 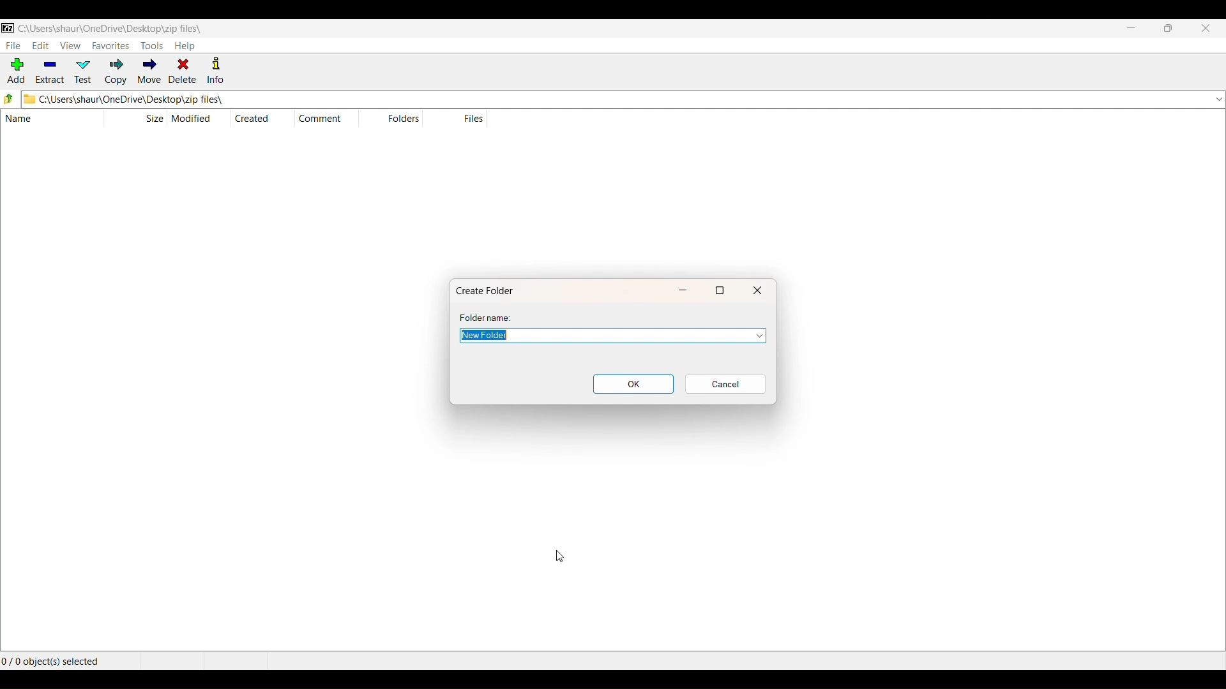 What do you see at coordinates (754, 336) in the screenshot?
I see `button to view available name for selection` at bounding box center [754, 336].